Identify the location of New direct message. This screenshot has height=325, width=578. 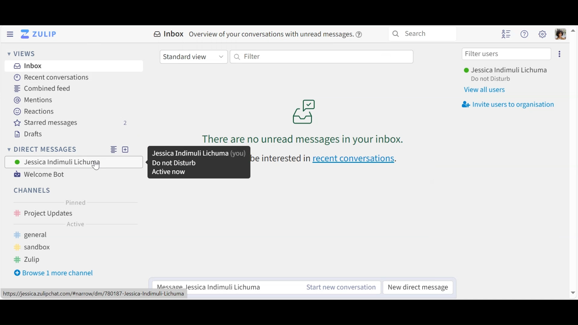
(418, 287).